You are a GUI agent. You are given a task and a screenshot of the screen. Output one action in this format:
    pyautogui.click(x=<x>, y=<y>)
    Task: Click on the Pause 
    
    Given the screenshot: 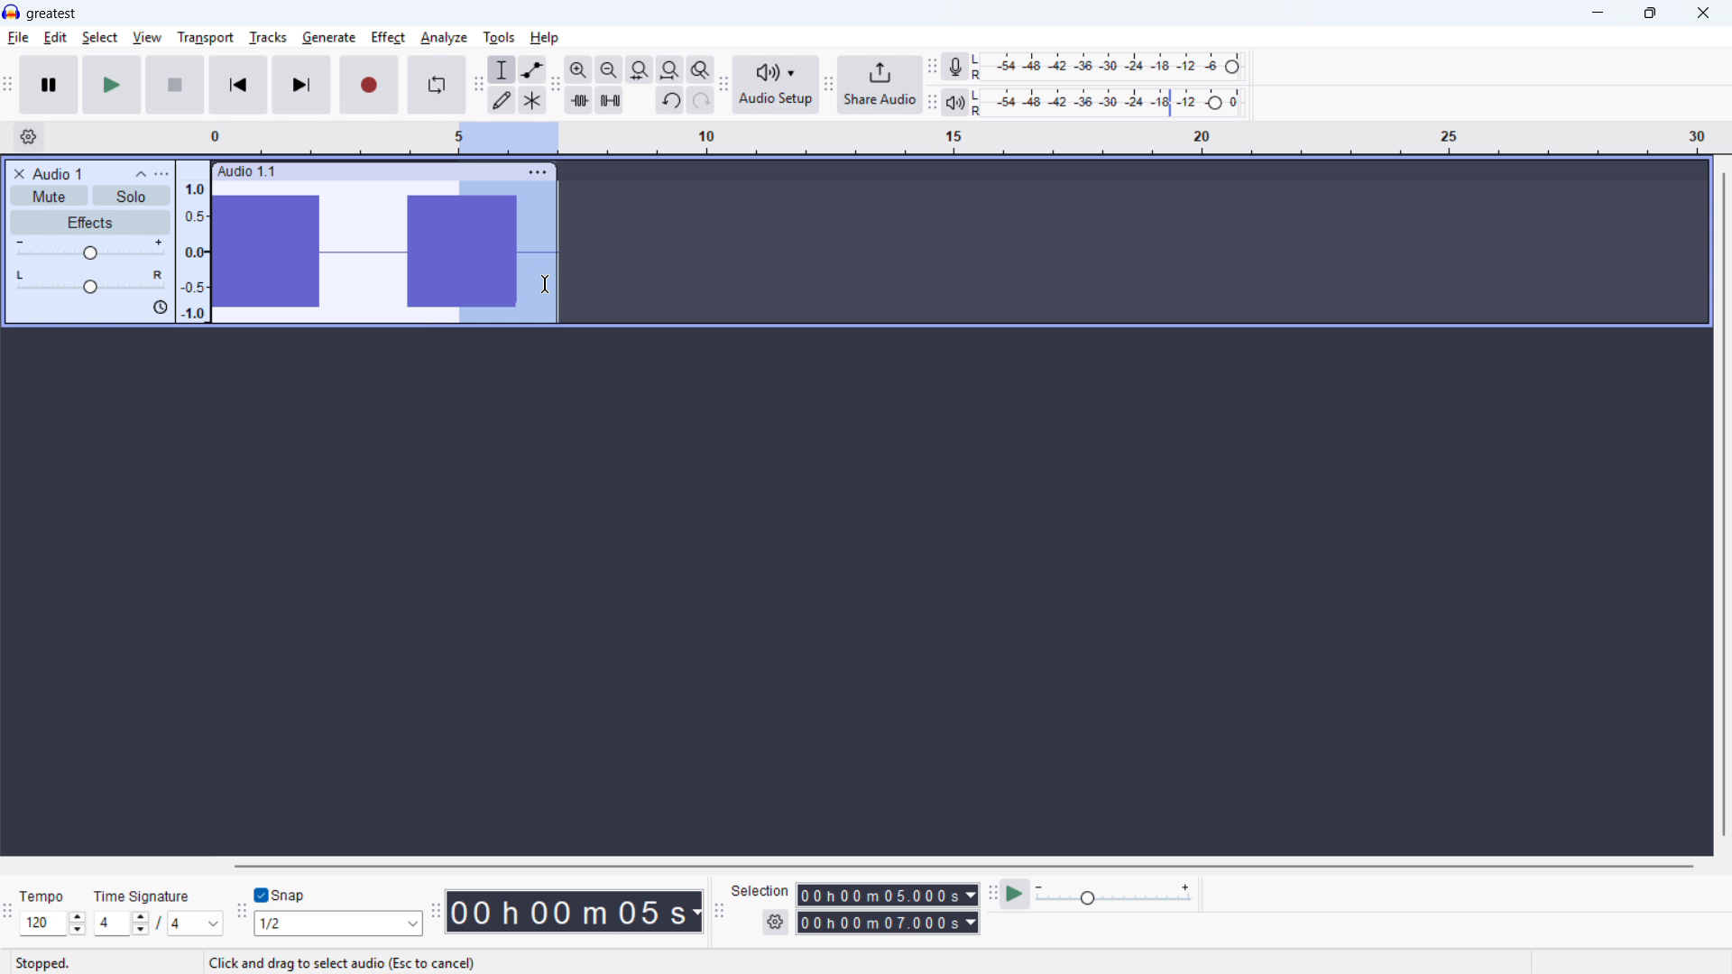 What is the action you would take?
    pyautogui.click(x=49, y=85)
    